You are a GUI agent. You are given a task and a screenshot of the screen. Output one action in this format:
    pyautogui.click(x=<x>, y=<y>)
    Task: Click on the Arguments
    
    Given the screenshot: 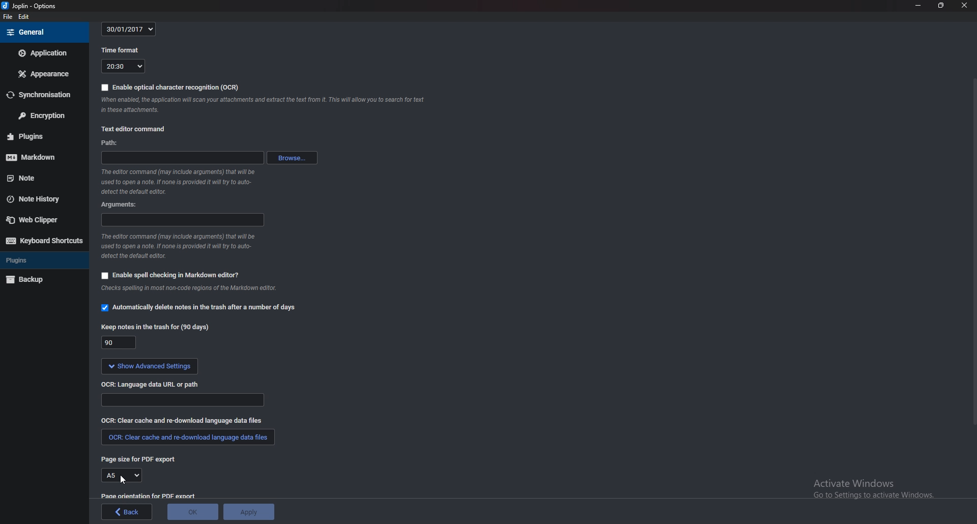 What is the action you would take?
    pyautogui.click(x=120, y=205)
    